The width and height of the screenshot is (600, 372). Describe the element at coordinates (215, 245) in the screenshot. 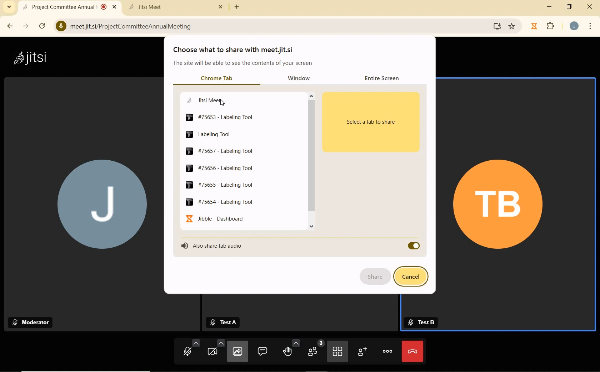

I see `also share tab audio` at that location.